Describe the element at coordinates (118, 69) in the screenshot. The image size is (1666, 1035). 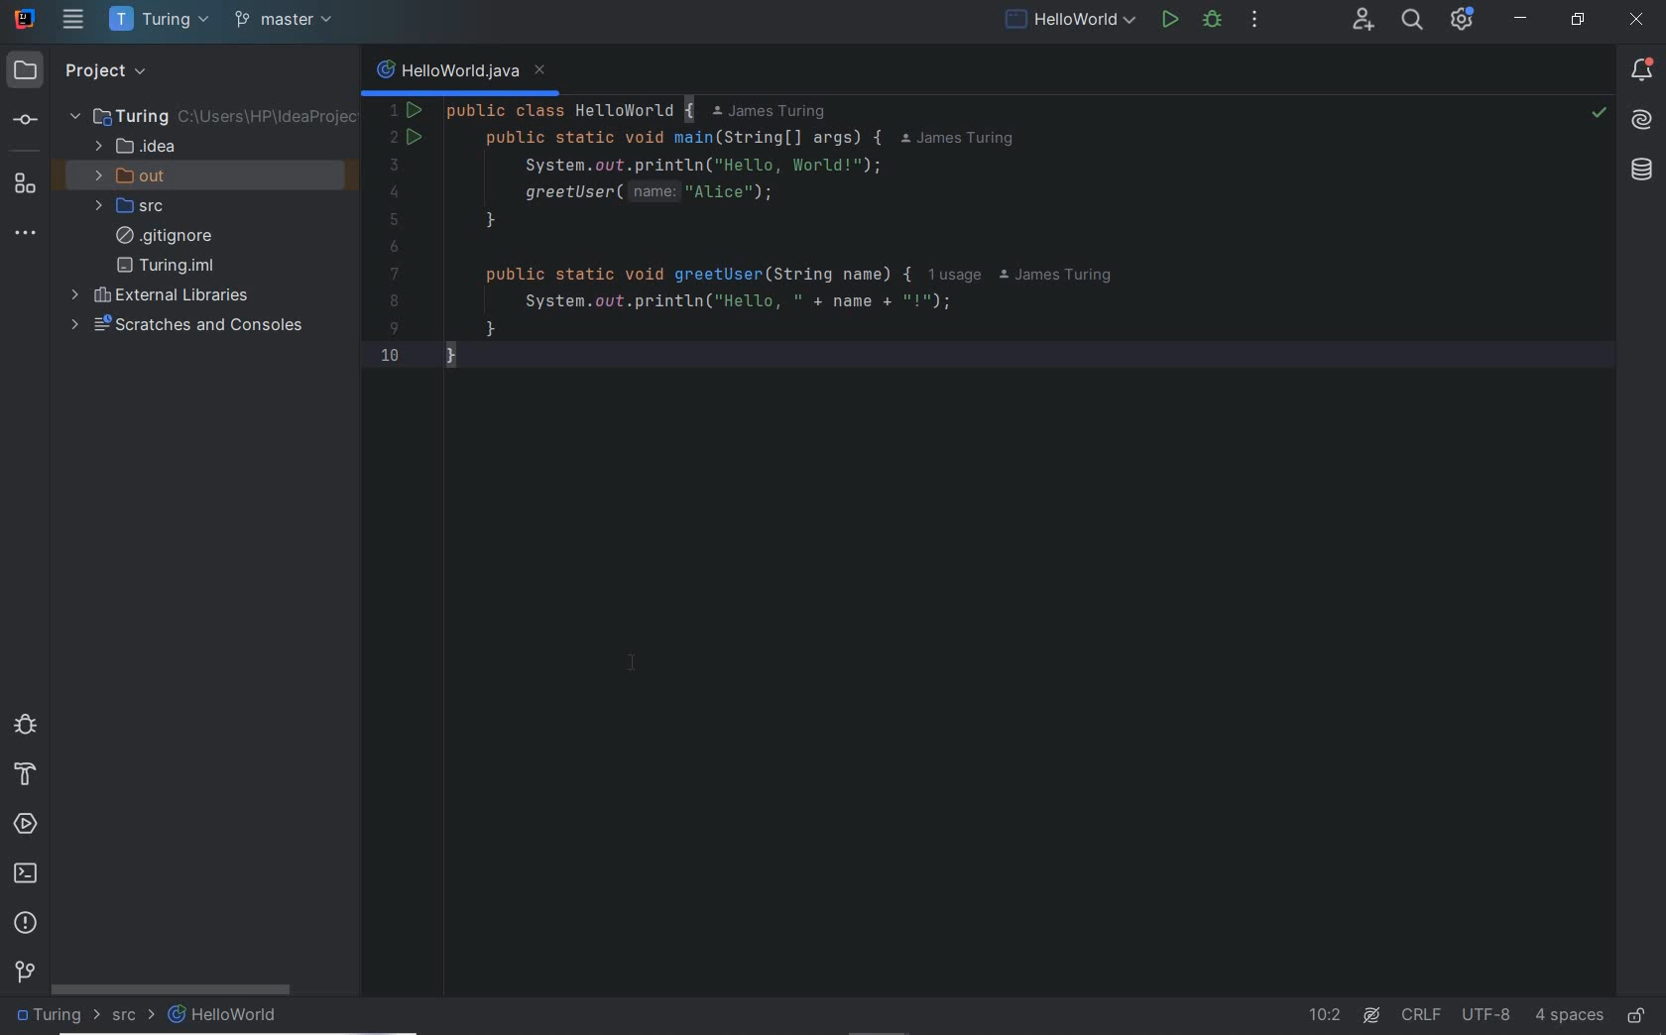
I see `project` at that location.